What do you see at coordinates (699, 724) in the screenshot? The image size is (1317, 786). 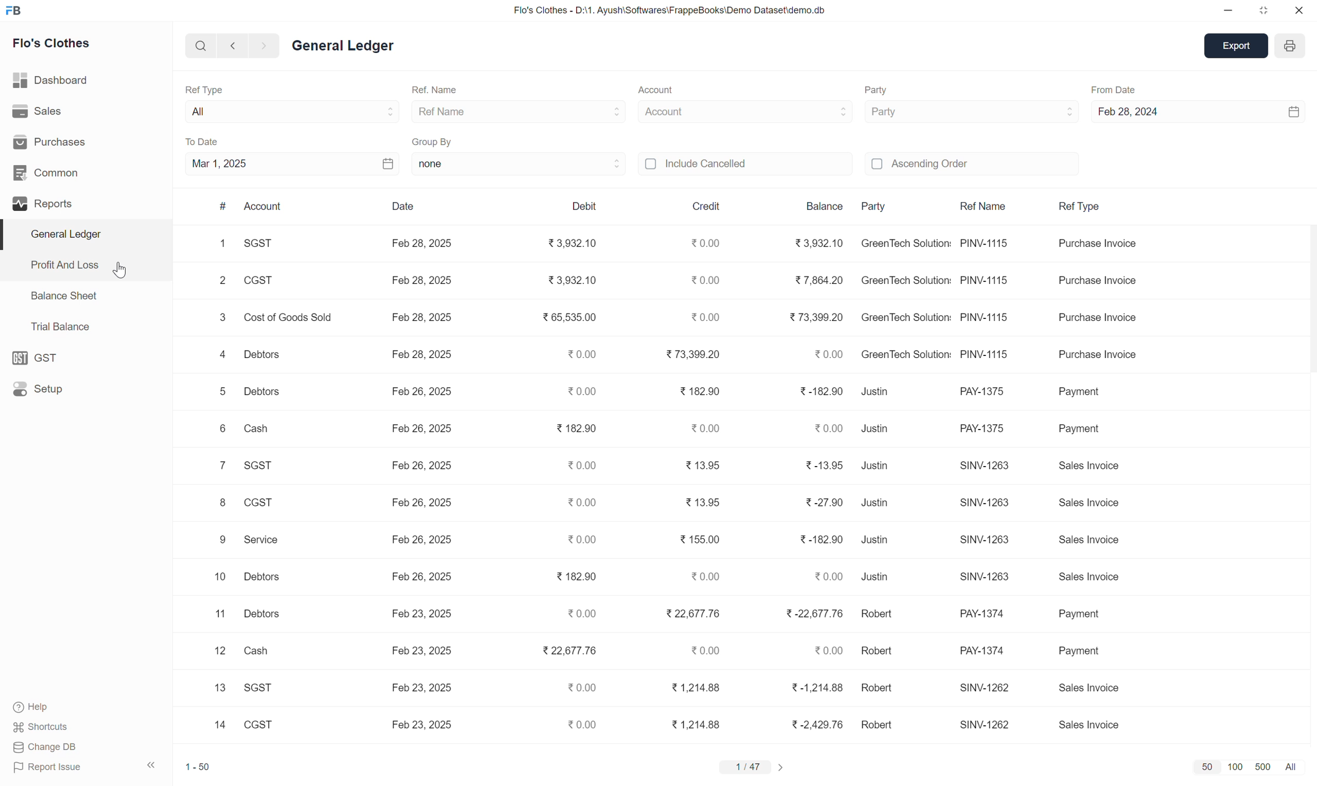 I see `₹1,214.88` at bounding box center [699, 724].